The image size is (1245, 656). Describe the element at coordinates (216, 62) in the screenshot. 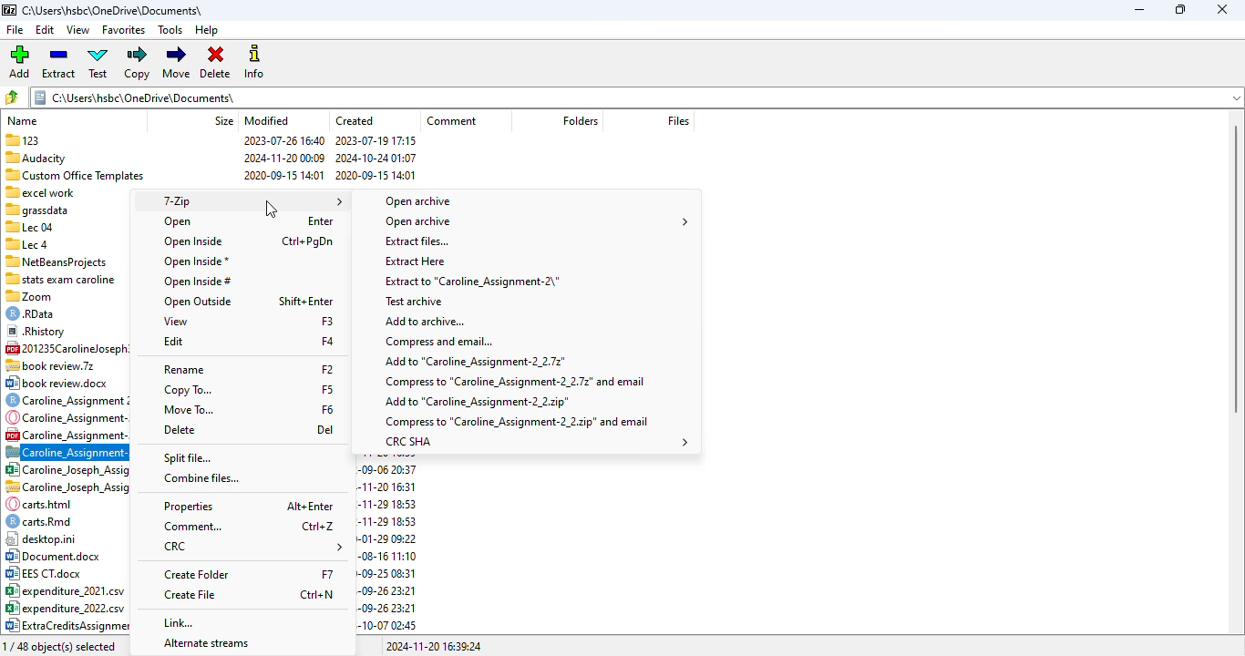

I see `delete` at that location.